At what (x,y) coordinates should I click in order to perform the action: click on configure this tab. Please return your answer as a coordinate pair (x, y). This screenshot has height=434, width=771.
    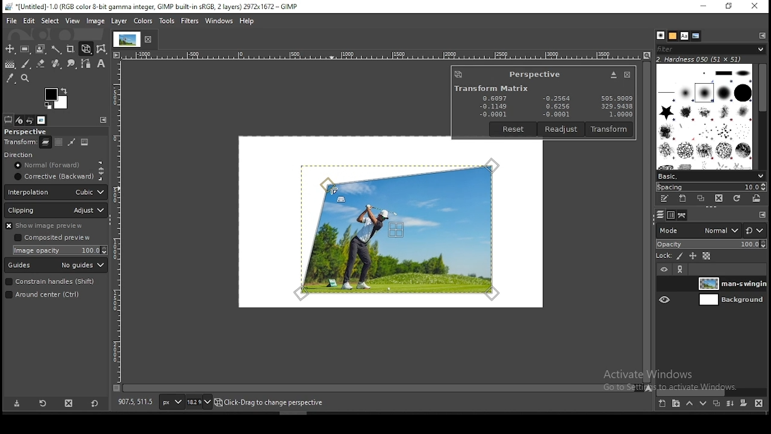
    Looking at the image, I should click on (761, 214).